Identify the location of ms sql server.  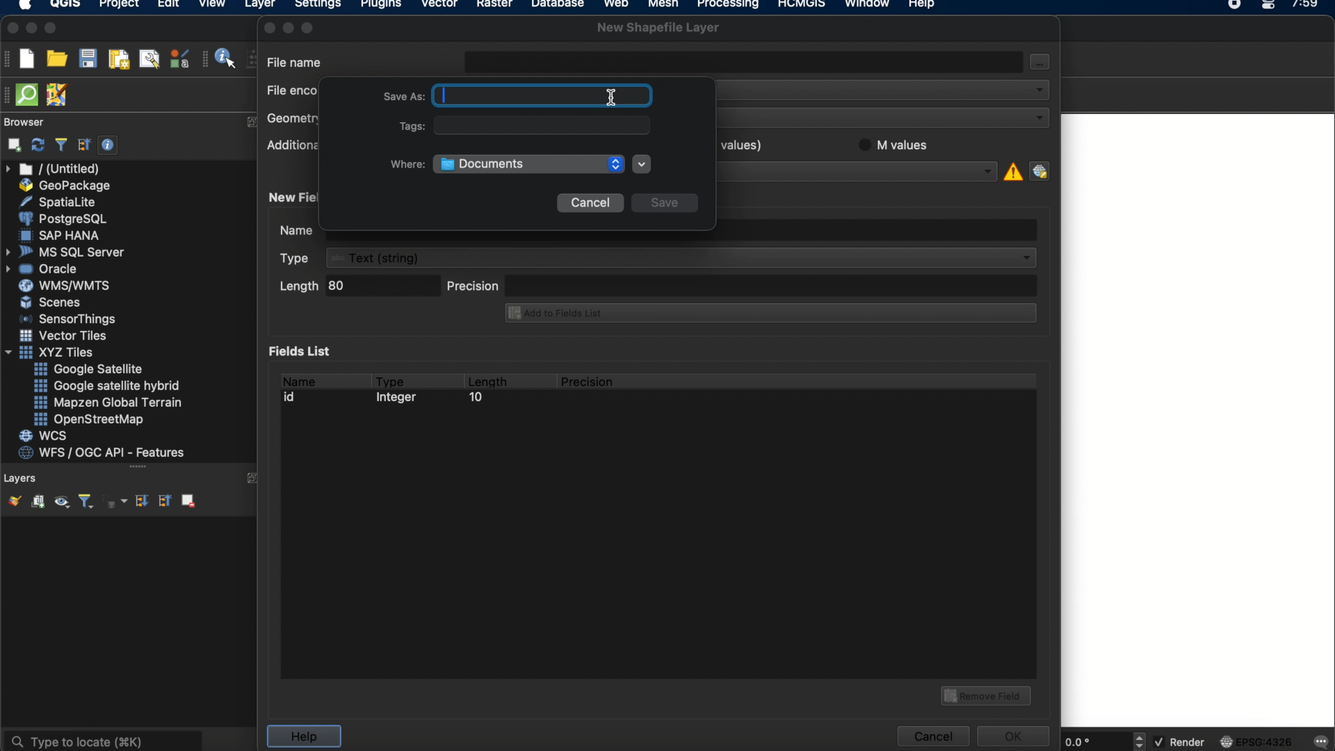
(67, 251).